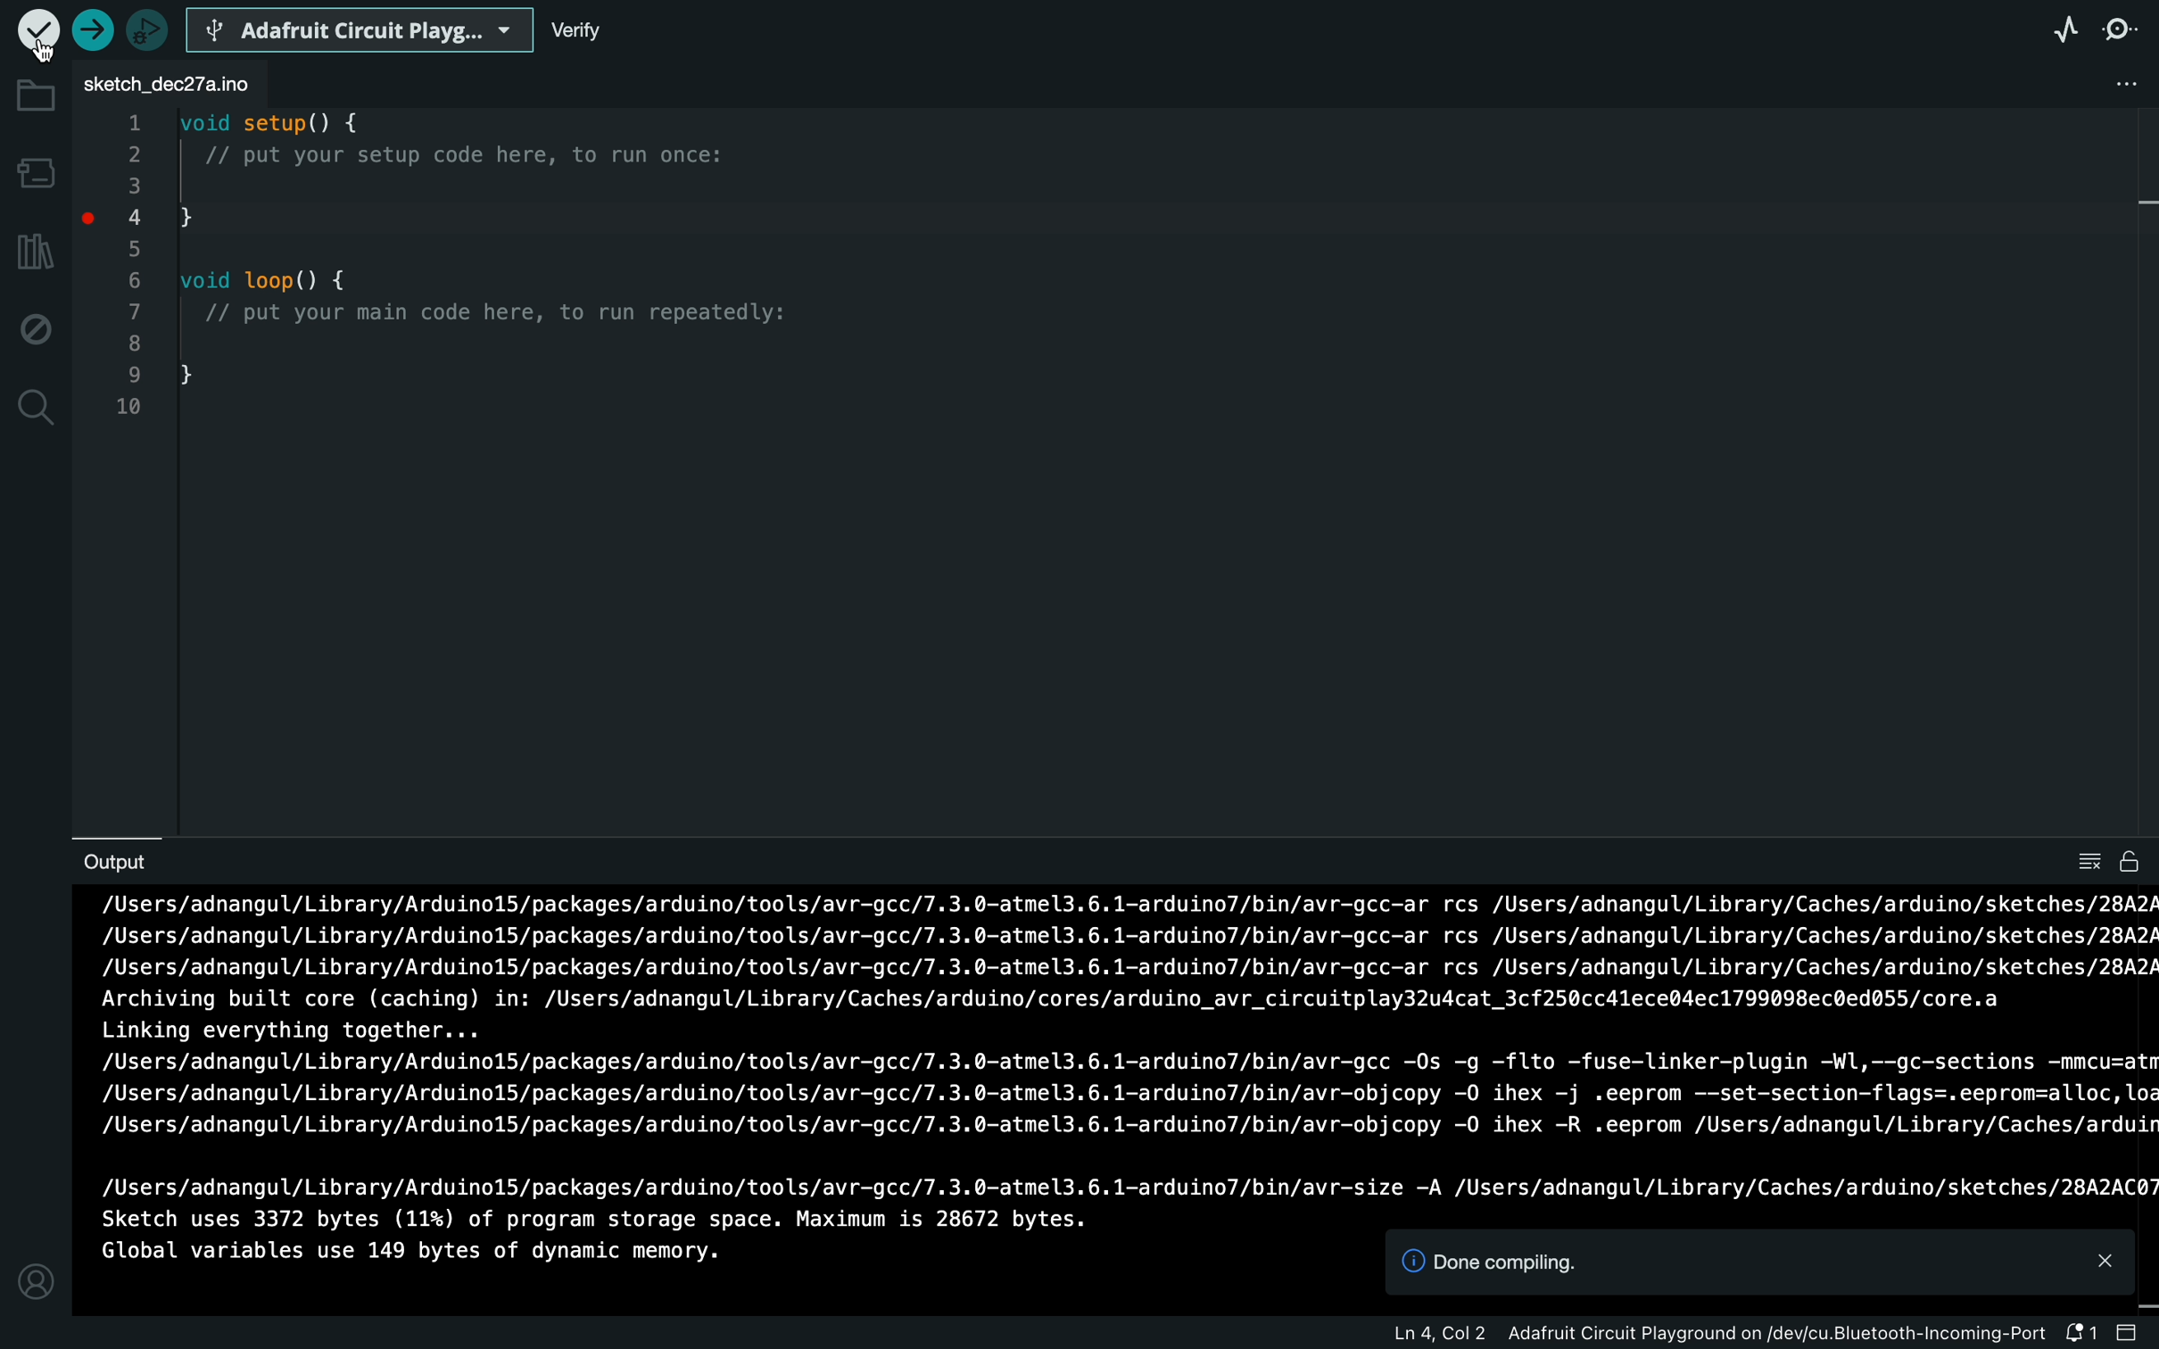 Image resolution: width=2159 pixels, height=1349 pixels. Describe the element at coordinates (2101, 85) in the screenshot. I see `file setting` at that location.